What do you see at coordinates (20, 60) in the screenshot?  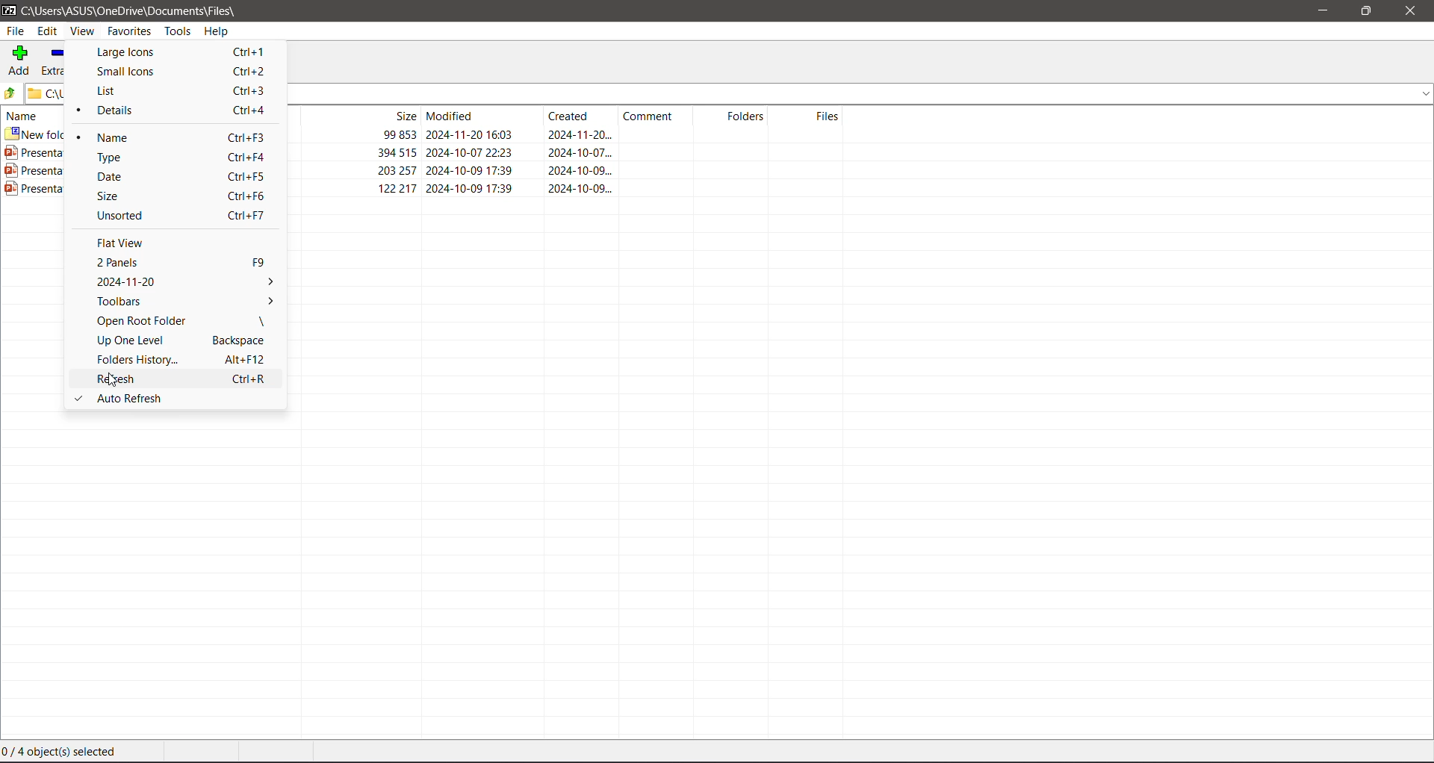 I see `Add` at bounding box center [20, 60].